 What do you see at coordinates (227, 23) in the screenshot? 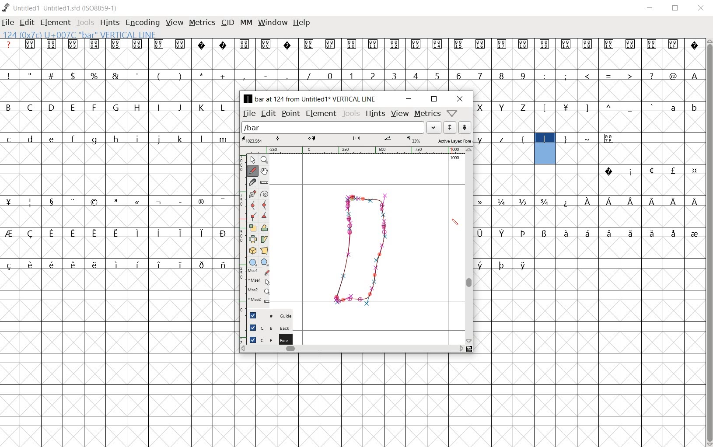
I see `cid` at bounding box center [227, 23].